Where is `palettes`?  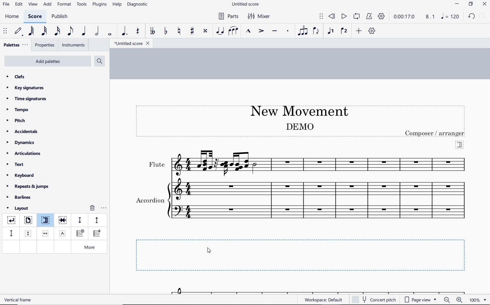
palettes is located at coordinates (15, 45).